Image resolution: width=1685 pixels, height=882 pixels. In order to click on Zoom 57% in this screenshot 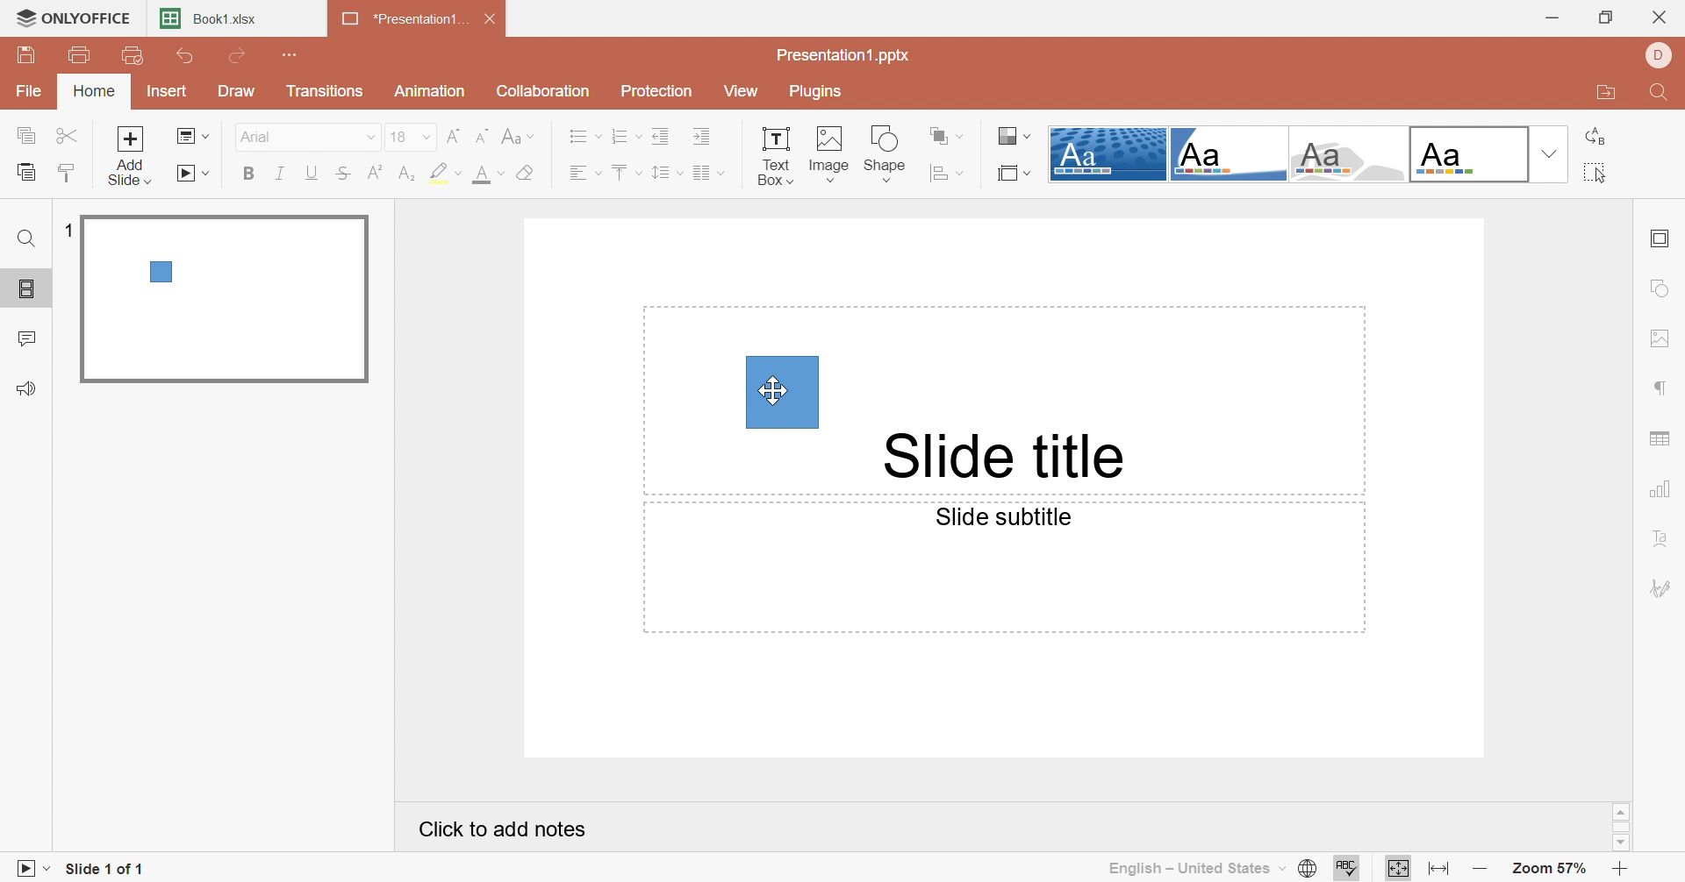, I will do `click(1554, 866)`.